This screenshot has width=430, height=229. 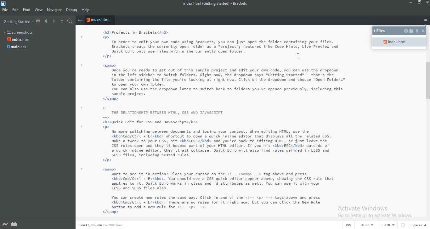 What do you see at coordinates (71, 22) in the screenshot?
I see `Find in files` at bounding box center [71, 22].